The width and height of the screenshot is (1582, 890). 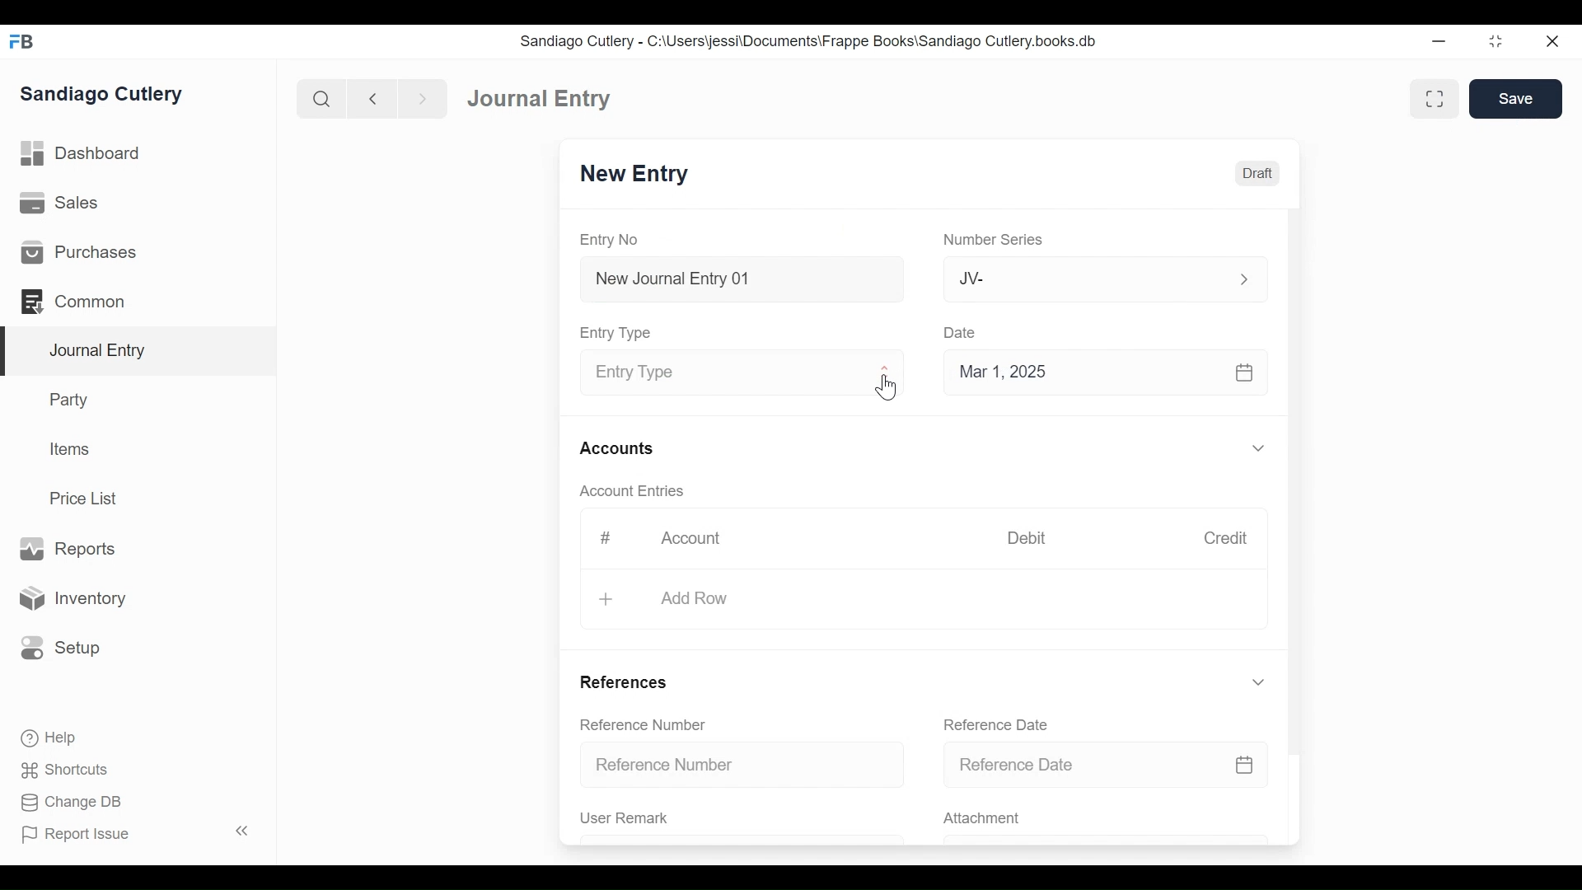 What do you see at coordinates (739, 766) in the screenshot?
I see `Reference Number` at bounding box center [739, 766].